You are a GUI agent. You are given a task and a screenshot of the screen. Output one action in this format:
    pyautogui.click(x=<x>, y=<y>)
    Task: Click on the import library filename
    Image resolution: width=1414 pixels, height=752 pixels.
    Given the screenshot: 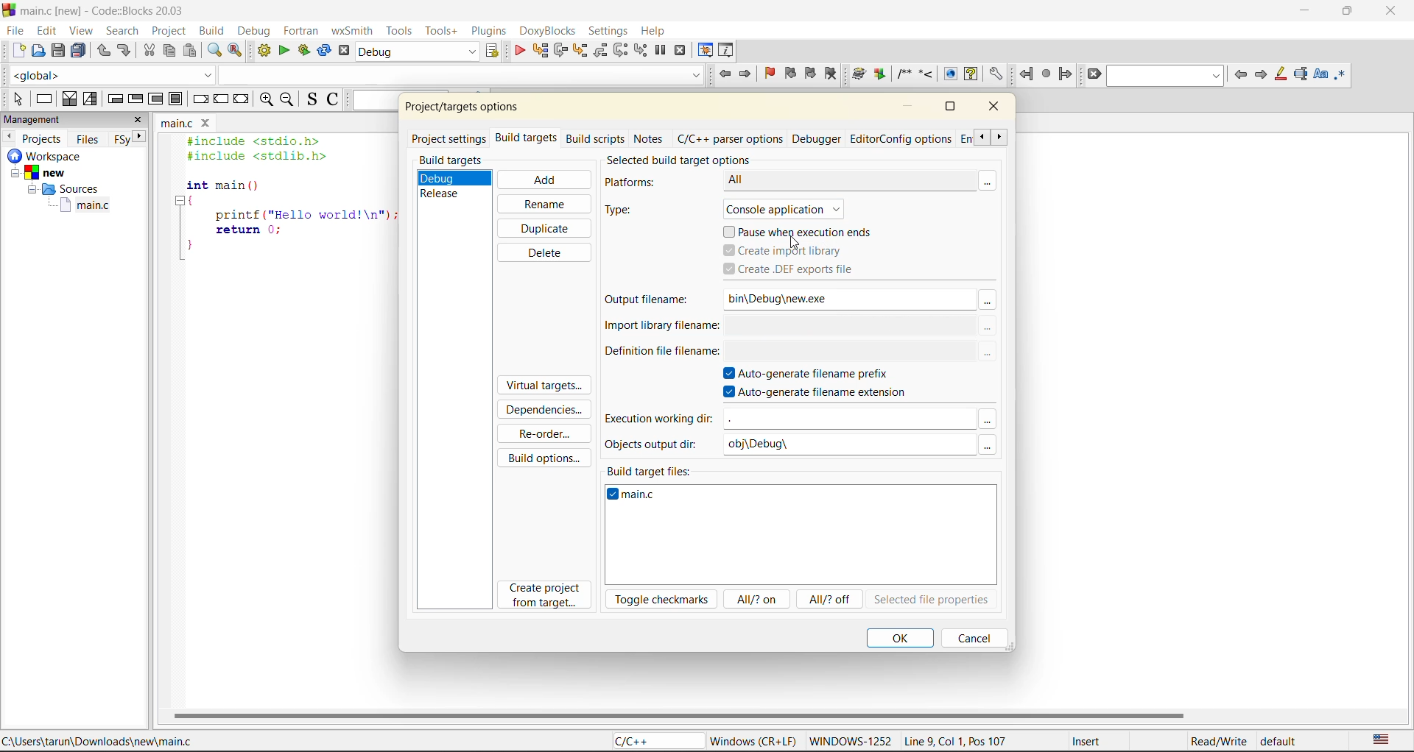 What is the action you would take?
    pyautogui.click(x=658, y=329)
    